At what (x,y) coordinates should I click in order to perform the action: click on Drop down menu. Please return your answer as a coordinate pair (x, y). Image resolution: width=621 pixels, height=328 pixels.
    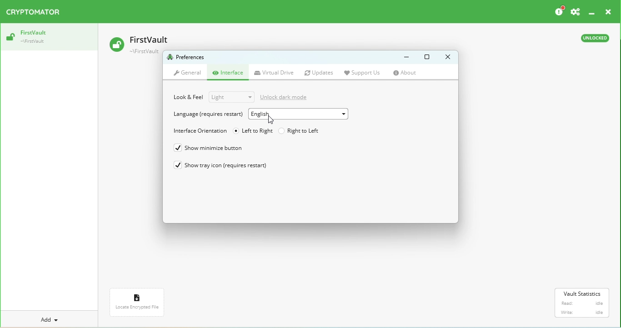
    Looking at the image, I should click on (297, 114).